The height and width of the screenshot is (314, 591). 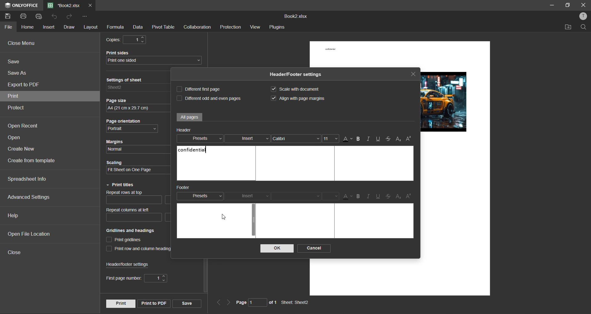 I want to click on find, so click(x=585, y=27).